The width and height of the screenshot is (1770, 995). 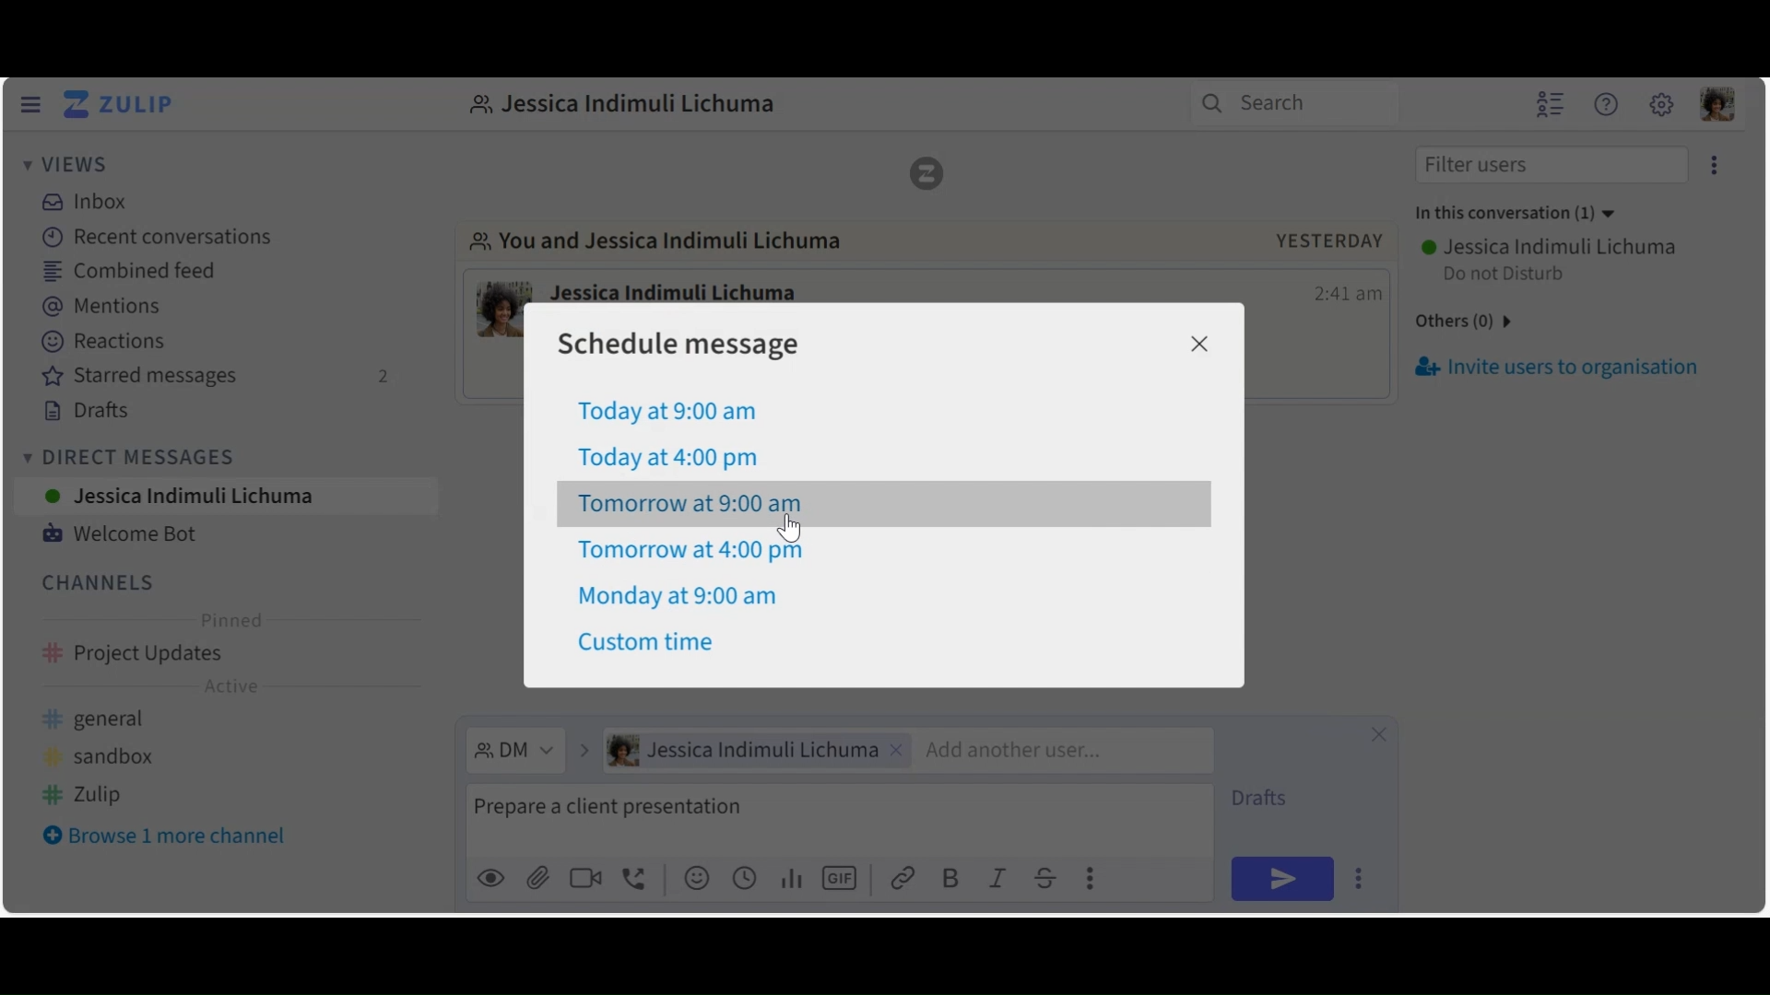 I want to click on Main menu, so click(x=1661, y=104).